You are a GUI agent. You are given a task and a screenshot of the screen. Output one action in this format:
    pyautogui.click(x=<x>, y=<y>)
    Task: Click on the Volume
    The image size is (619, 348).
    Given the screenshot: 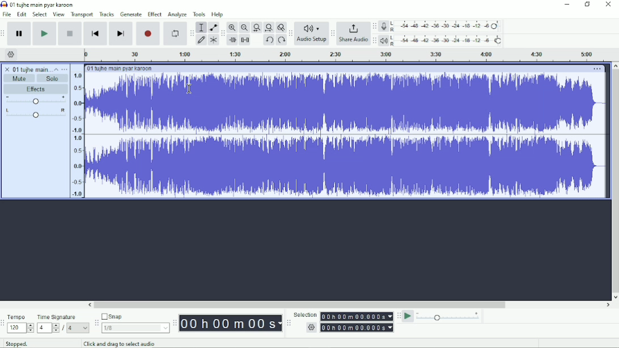 What is the action you would take?
    pyautogui.click(x=35, y=100)
    